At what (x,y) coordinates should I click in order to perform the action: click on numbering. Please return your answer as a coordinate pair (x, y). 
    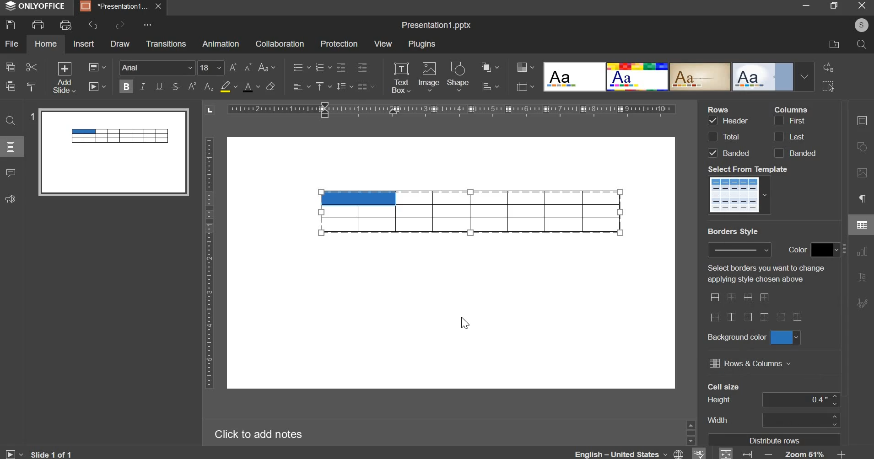
    Looking at the image, I should click on (322, 68).